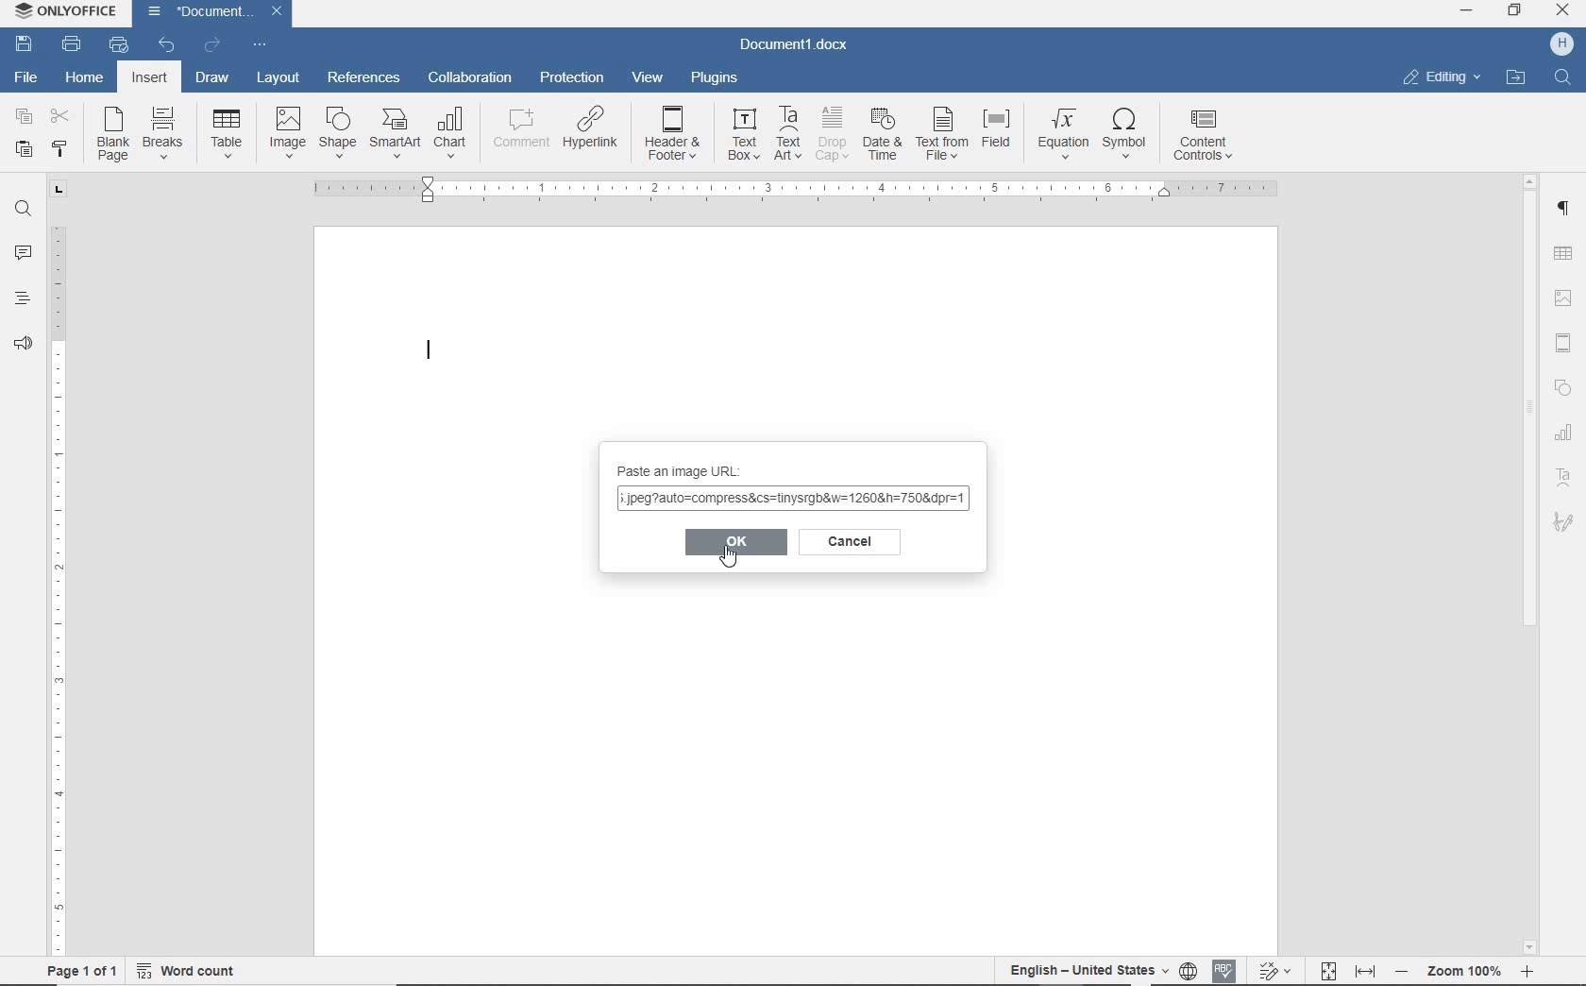 The width and height of the screenshot is (1586, 986). What do you see at coordinates (25, 342) in the screenshot?
I see `feedback & support` at bounding box center [25, 342].